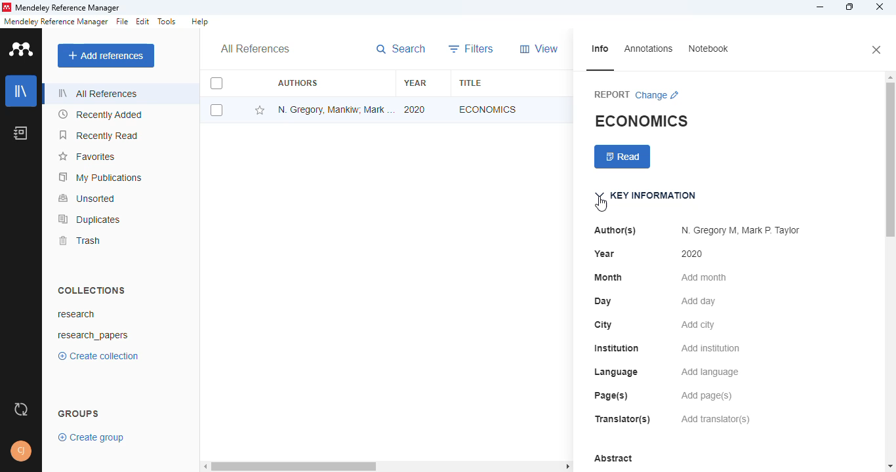 This screenshot has height=472, width=896. What do you see at coordinates (106, 55) in the screenshot?
I see `add references` at bounding box center [106, 55].